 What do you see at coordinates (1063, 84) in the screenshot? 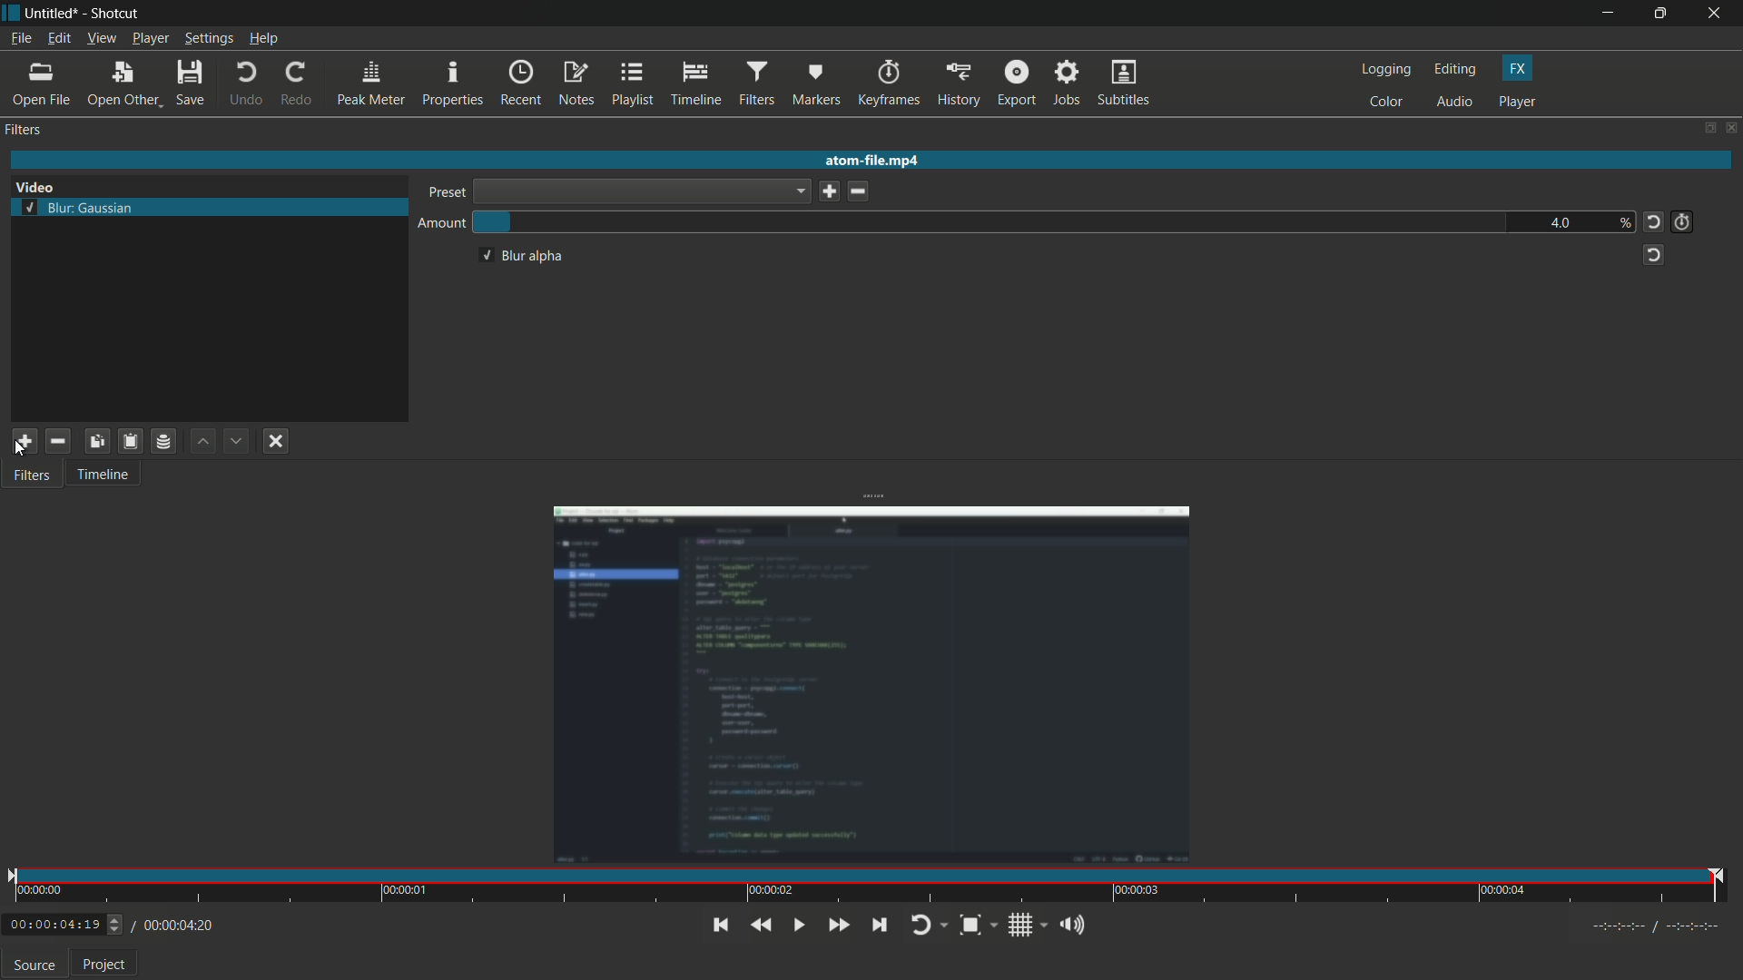
I see `jobs` at bounding box center [1063, 84].